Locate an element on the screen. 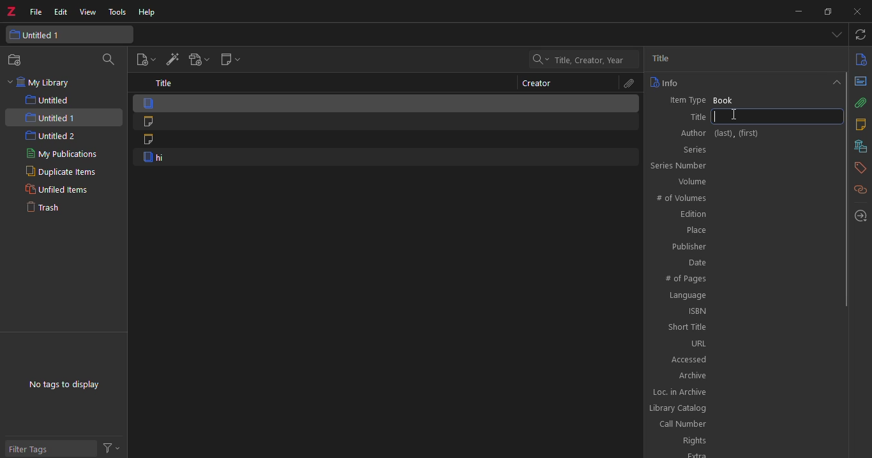 This screenshot has height=458, width=872. search option drop down is located at coordinates (539, 59).